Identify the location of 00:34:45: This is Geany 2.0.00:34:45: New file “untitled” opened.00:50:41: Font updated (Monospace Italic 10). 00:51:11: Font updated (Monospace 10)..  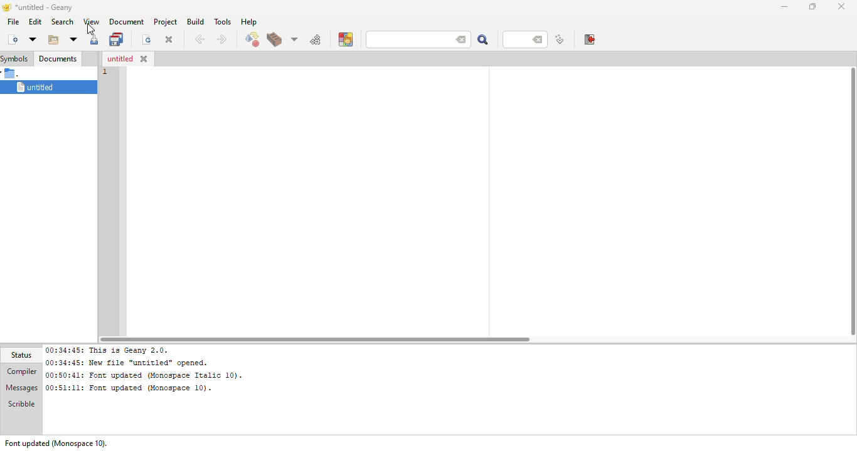
(149, 370).